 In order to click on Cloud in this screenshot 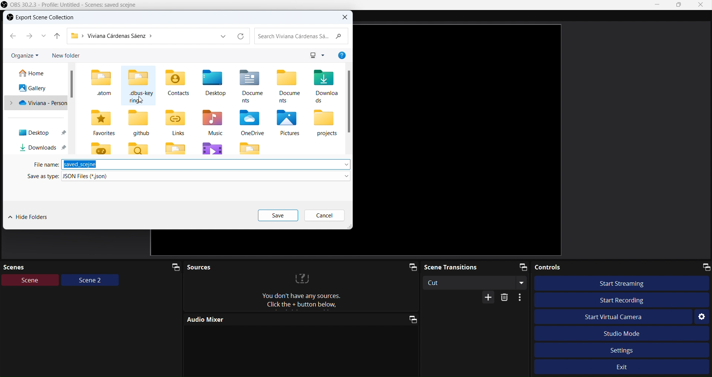, I will do `click(35, 104)`.